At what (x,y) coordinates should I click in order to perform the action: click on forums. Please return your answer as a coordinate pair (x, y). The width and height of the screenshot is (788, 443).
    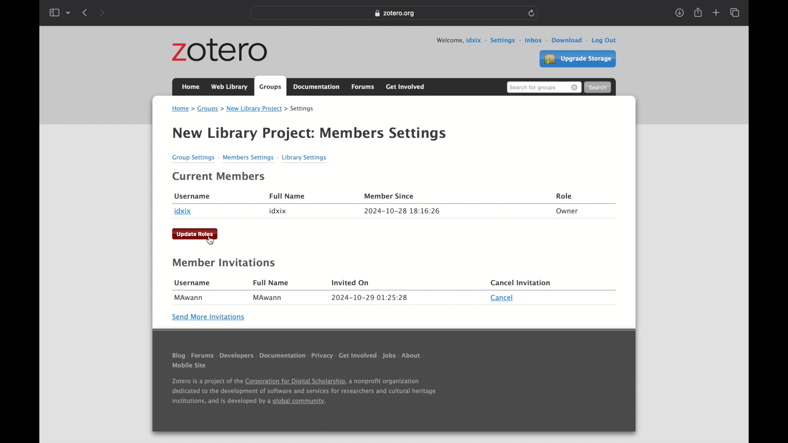
    Looking at the image, I should click on (202, 354).